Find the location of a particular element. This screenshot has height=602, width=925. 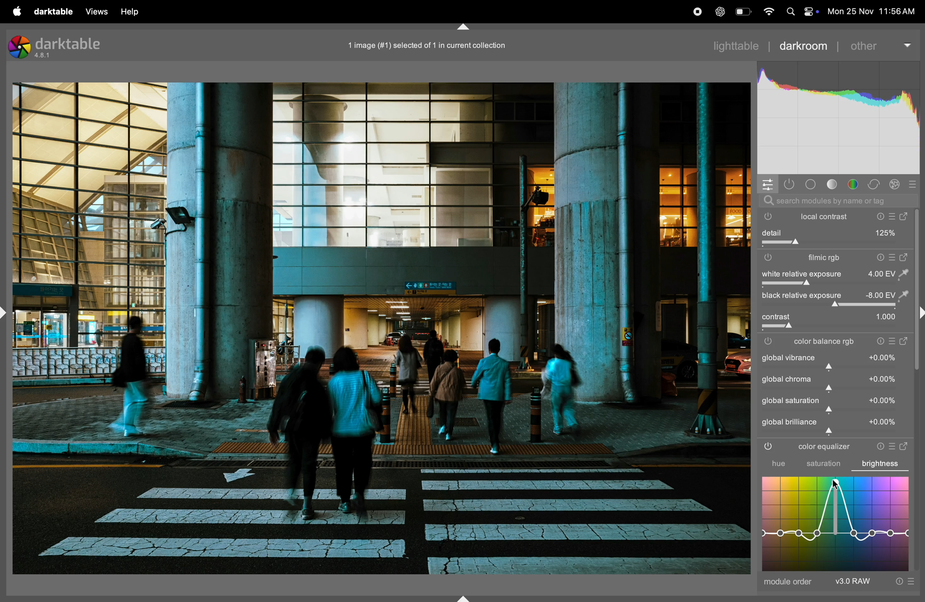

show active modules is located at coordinates (789, 183).